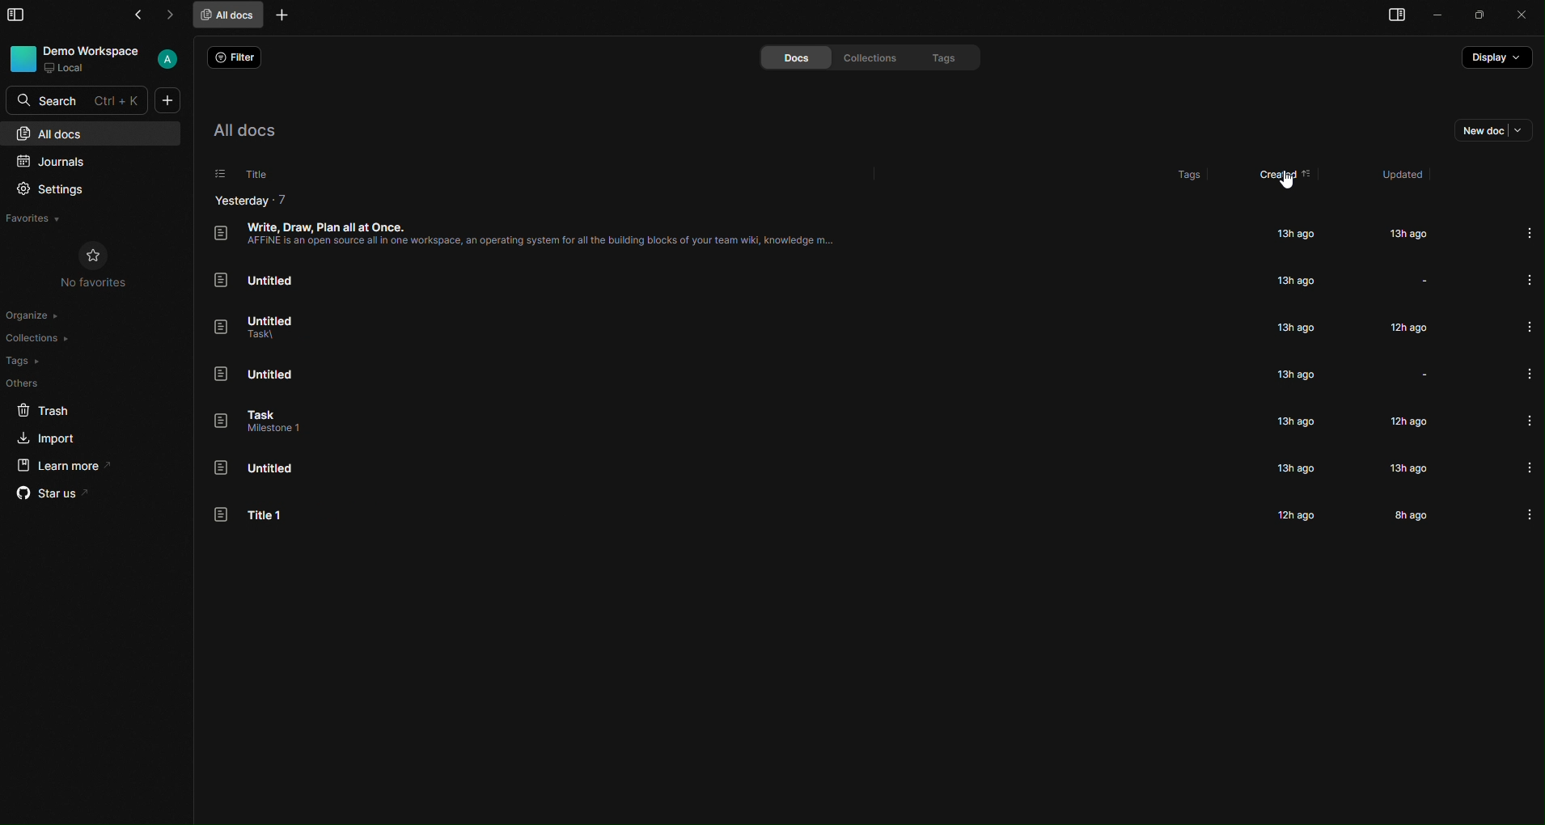  I want to click on title, so click(245, 172).